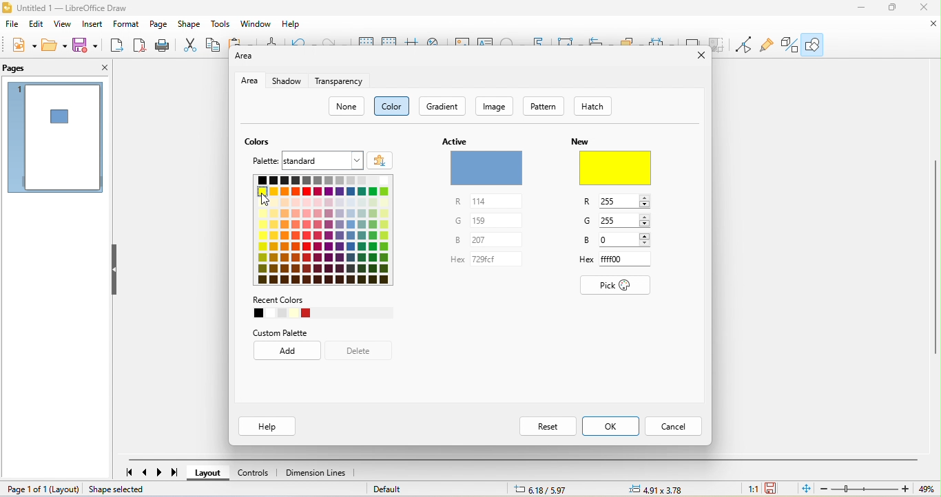 This screenshot has height=497, width=941. What do you see at coordinates (262, 200) in the screenshot?
I see `cursor movement` at bounding box center [262, 200].